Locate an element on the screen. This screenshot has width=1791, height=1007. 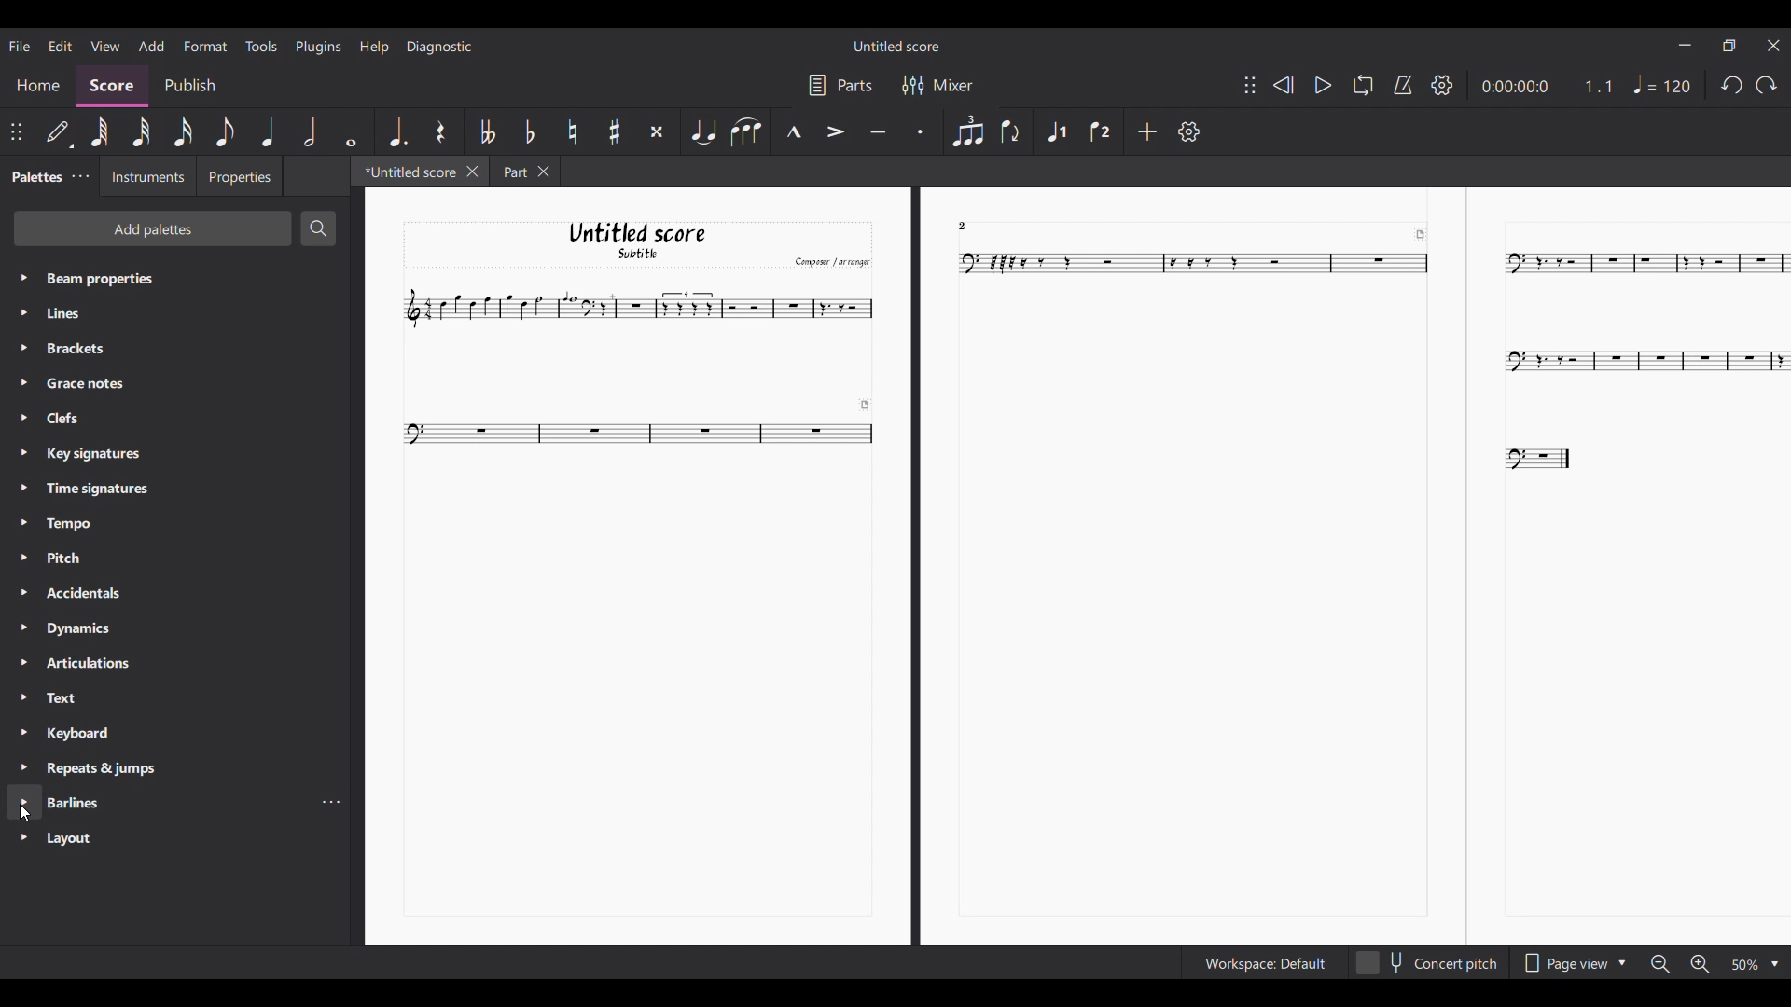
Other tab is located at coordinates (524, 172).